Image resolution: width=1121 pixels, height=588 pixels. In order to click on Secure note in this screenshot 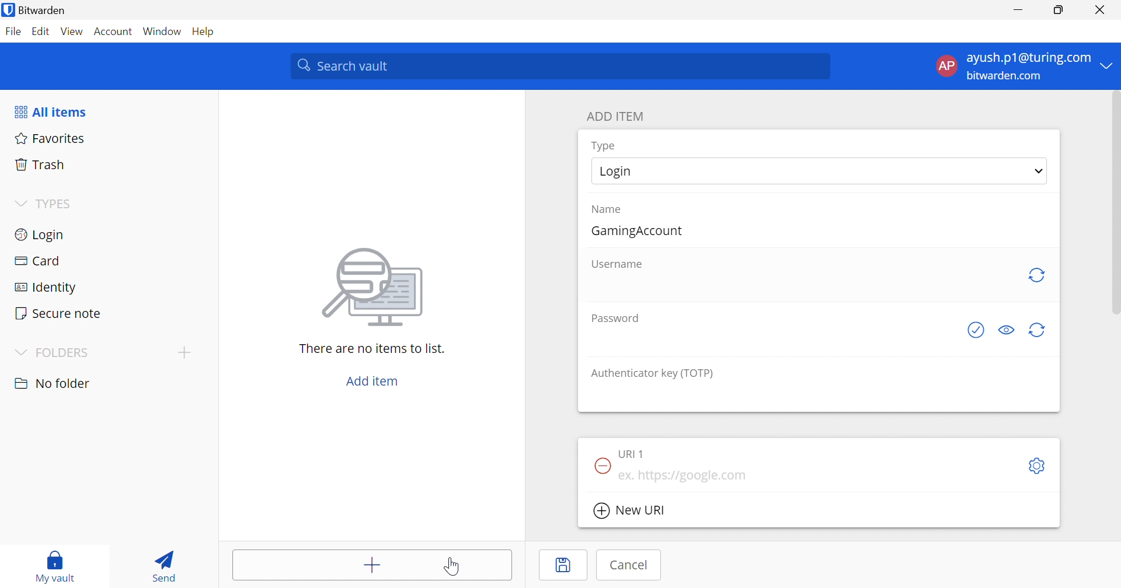, I will do `click(59, 312)`.